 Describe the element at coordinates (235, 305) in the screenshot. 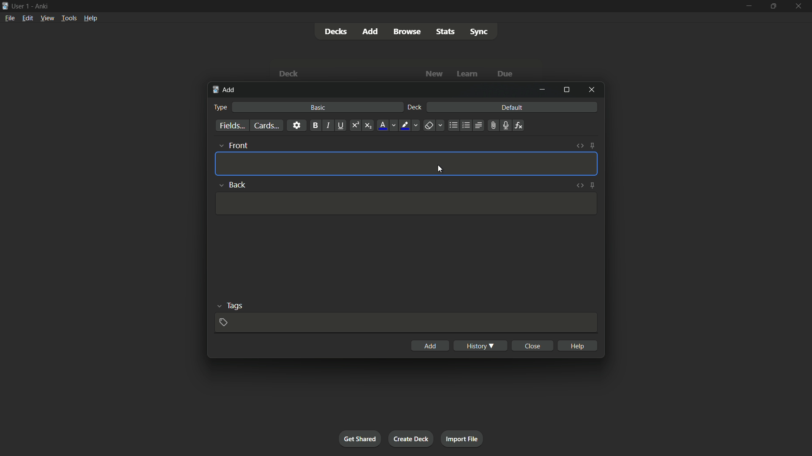

I see `tags` at that location.